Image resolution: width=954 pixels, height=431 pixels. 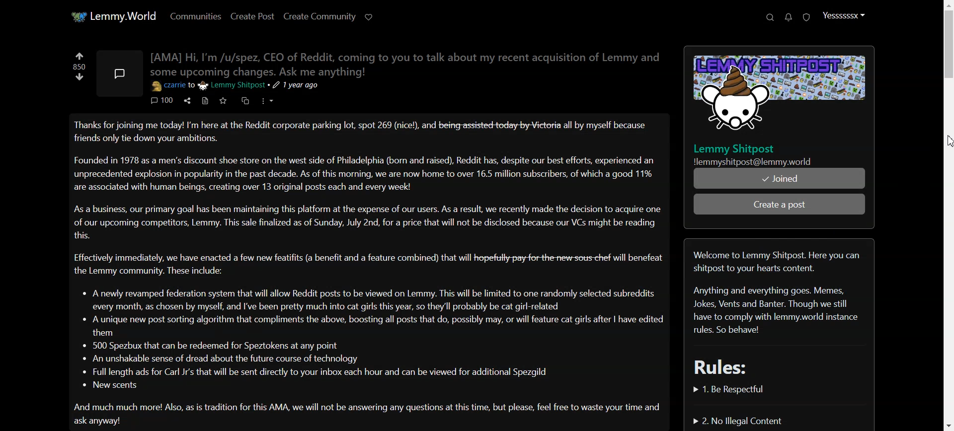 What do you see at coordinates (80, 77) in the screenshot?
I see `Down Vote` at bounding box center [80, 77].